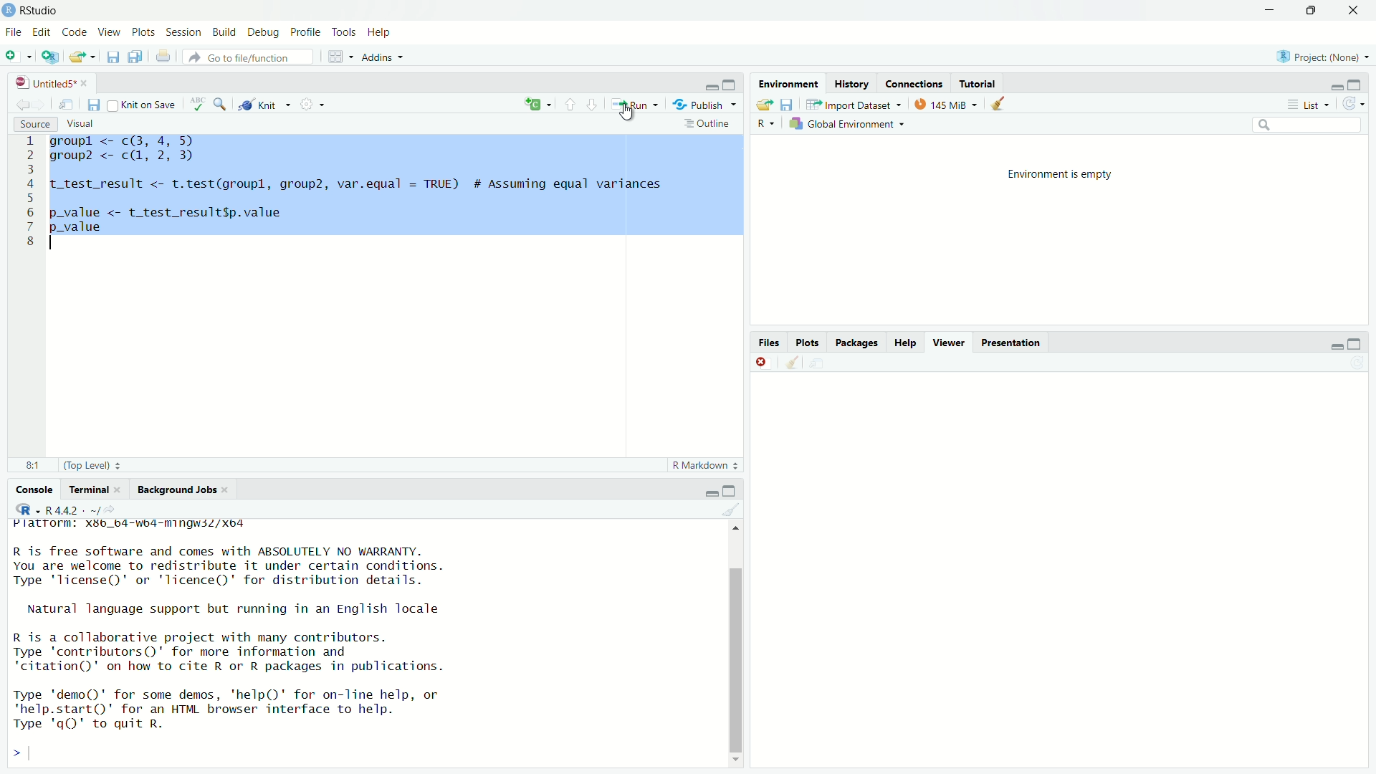 This screenshot has width=1376, height=774. I want to click on close, so click(1349, 11).